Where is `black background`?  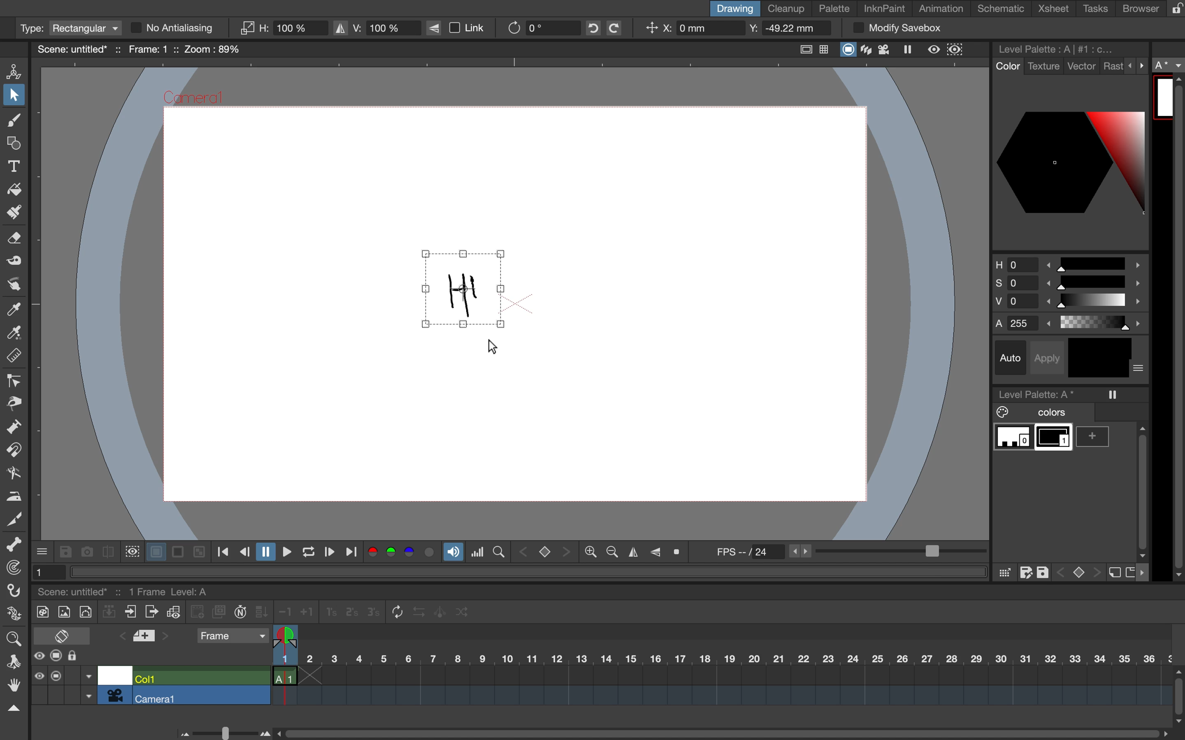 black background is located at coordinates (177, 553).